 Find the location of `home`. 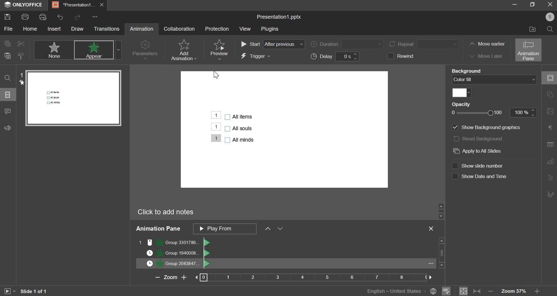

home is located at coordinates (30, 29).